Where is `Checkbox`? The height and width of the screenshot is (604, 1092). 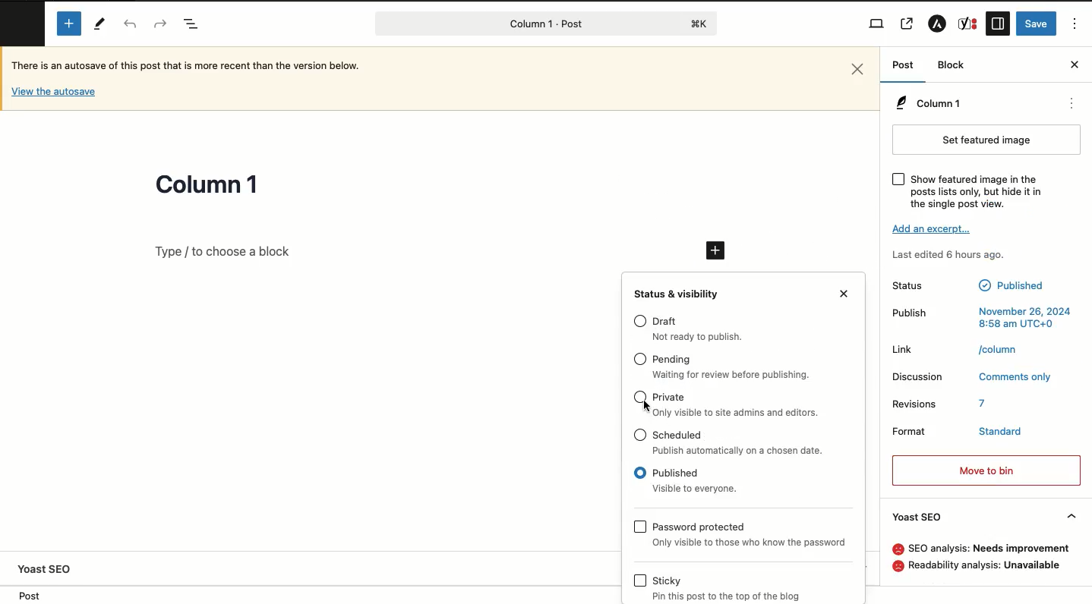 Checkbox is located at coordinates (639, 527).